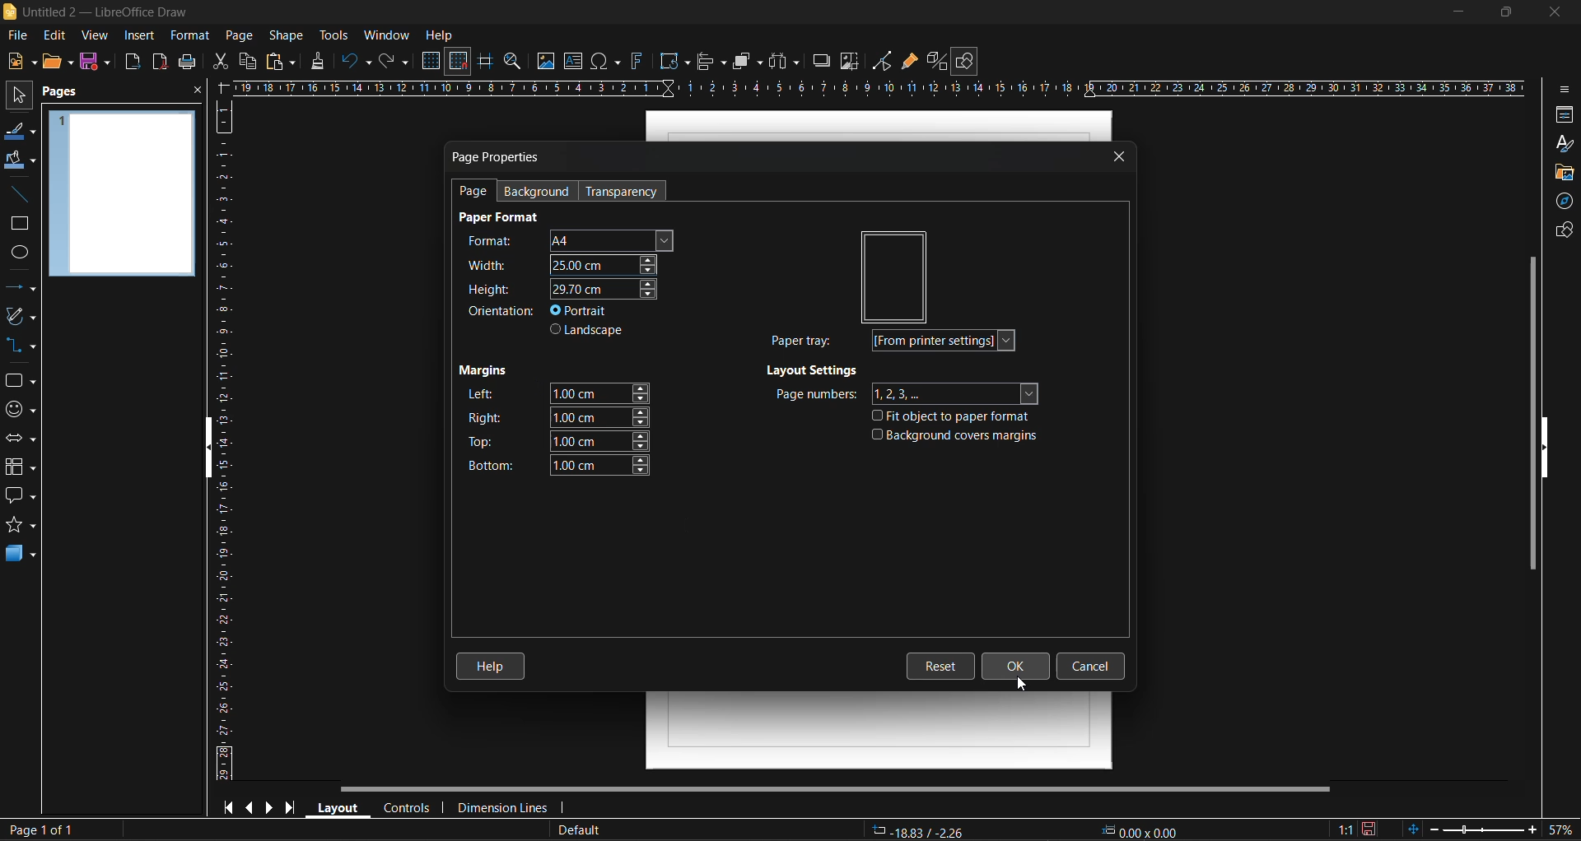 This screenshot has width=1581, height=841. I want to click on bottom, so click(553, 464).